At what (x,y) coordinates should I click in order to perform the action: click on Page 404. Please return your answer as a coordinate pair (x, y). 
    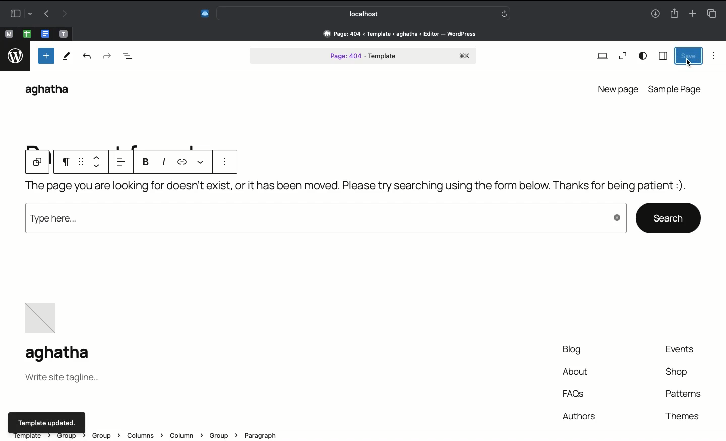
    Looking at the image, I should click on (364, 57).